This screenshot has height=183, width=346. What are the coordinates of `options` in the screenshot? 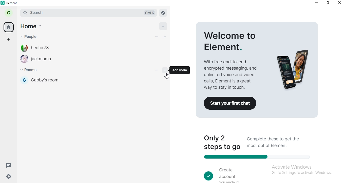 It's located at (156, 69).